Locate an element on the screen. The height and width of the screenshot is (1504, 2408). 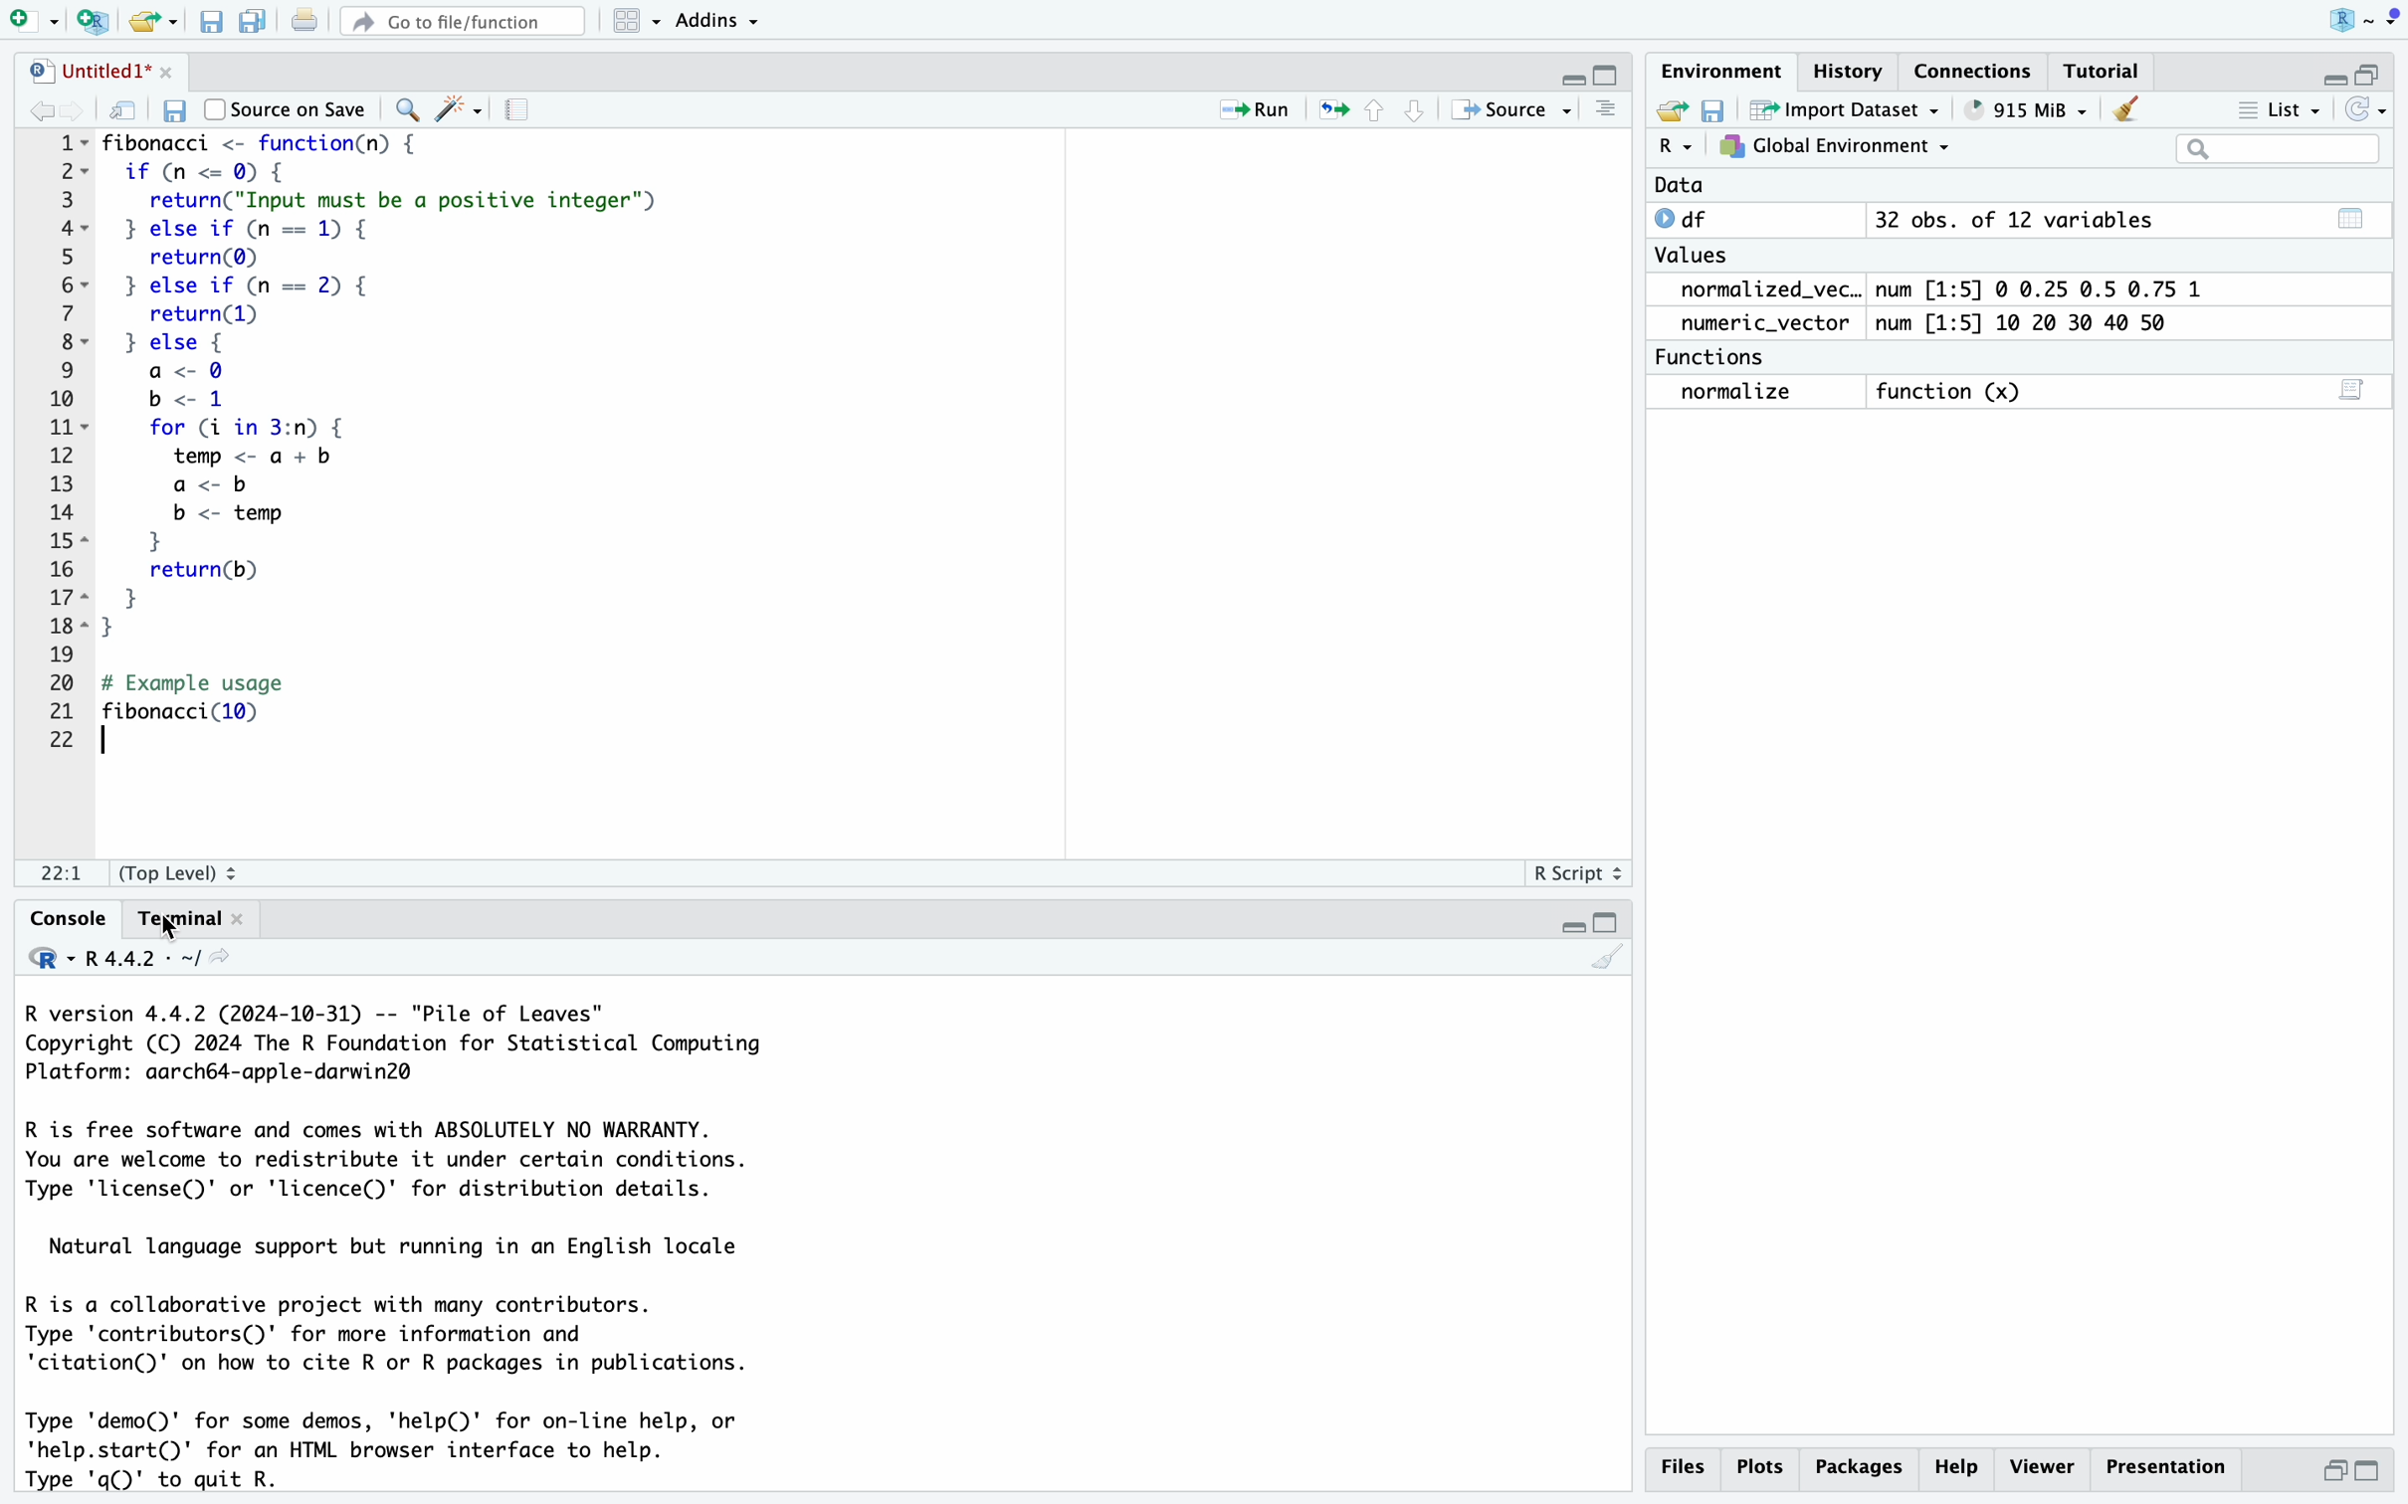
search field is located at coordinates (2286, 149).